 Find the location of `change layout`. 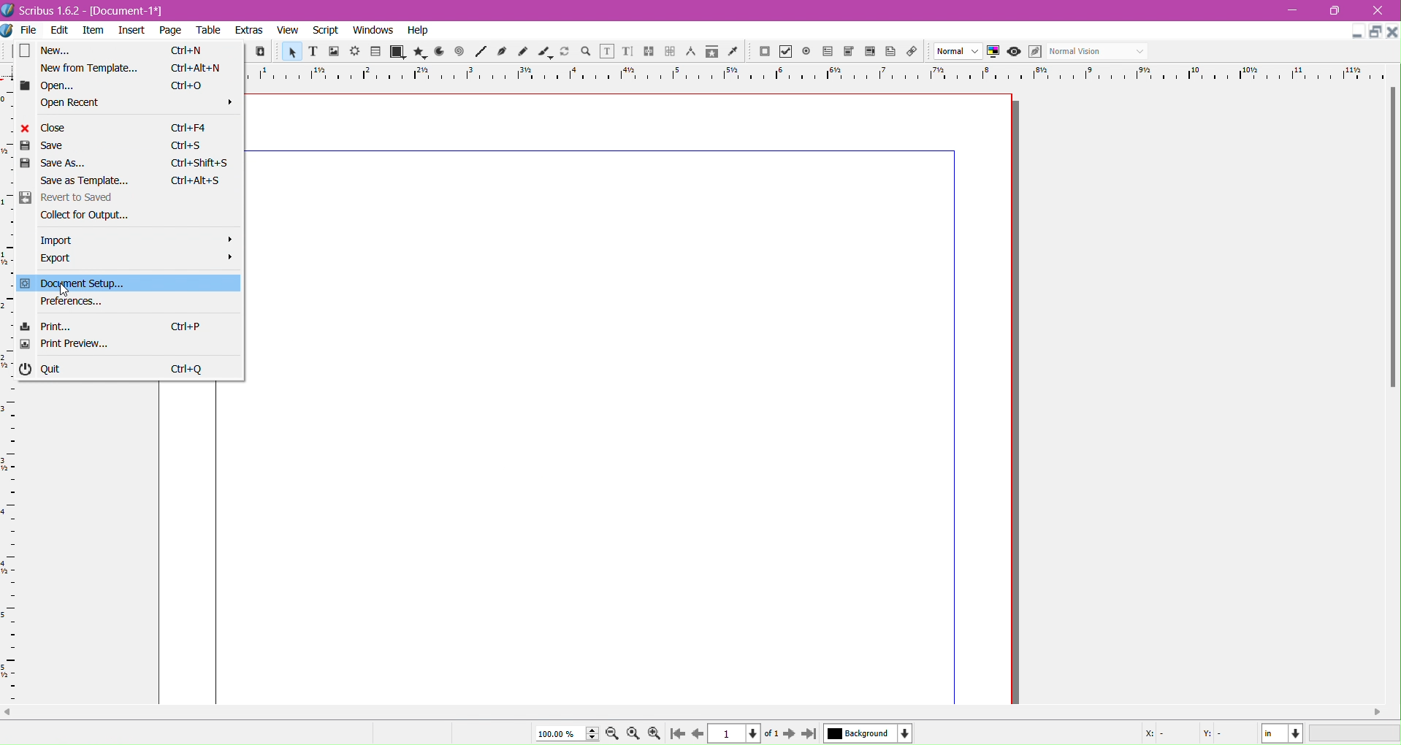

change layout is located at coordinates (1373, 32).